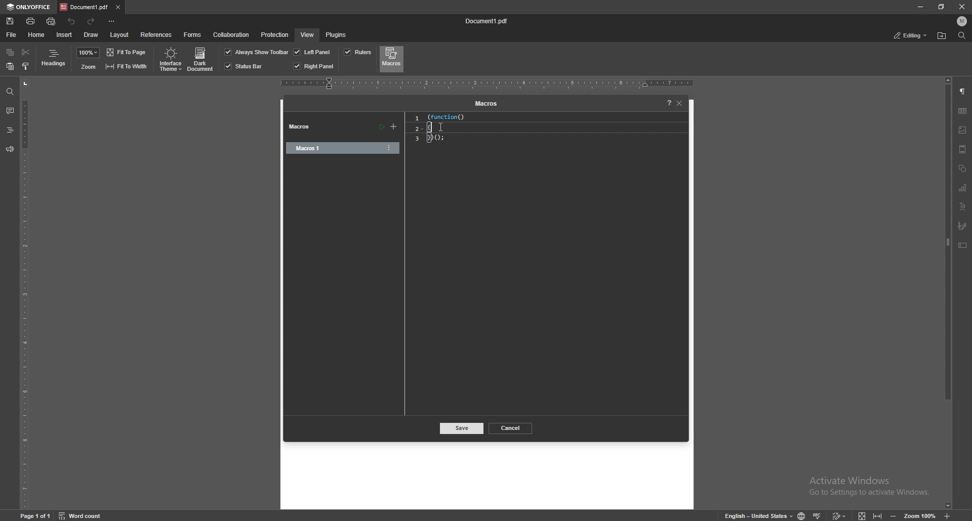 The width and height of the screenshot is (972, 521). I want to click on run macro, so click(381, 127).